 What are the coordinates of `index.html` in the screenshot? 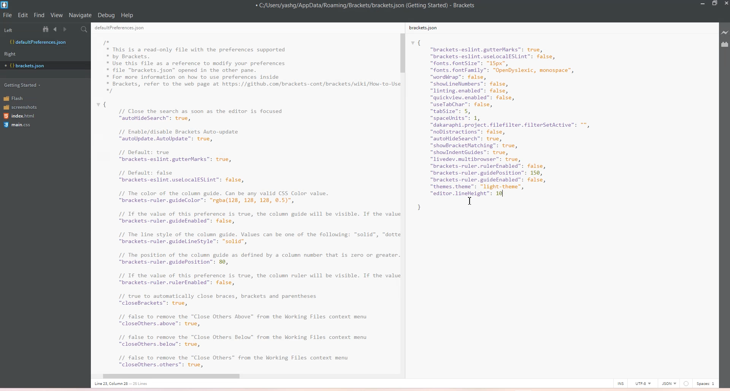 It's located at (20, 116).